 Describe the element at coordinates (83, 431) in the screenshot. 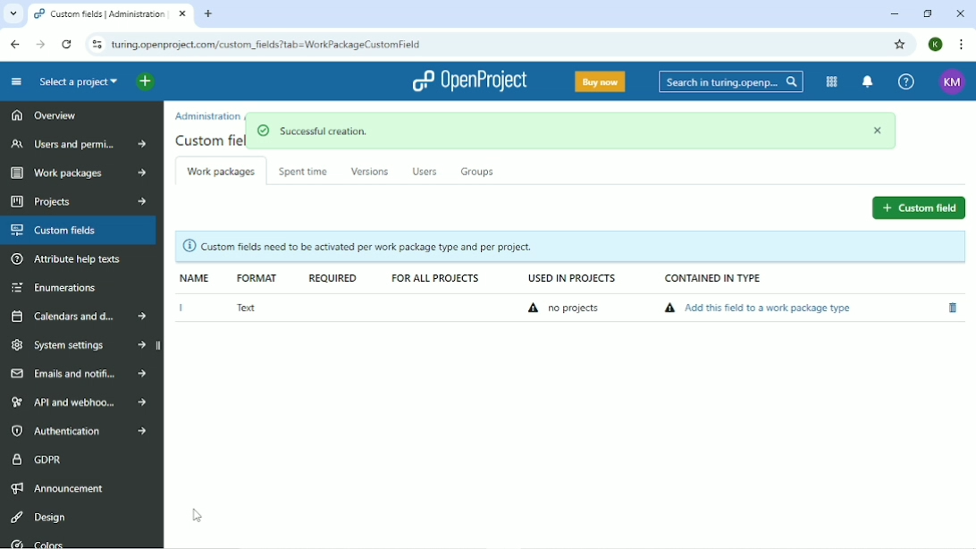

I see `Authentication` at that location.